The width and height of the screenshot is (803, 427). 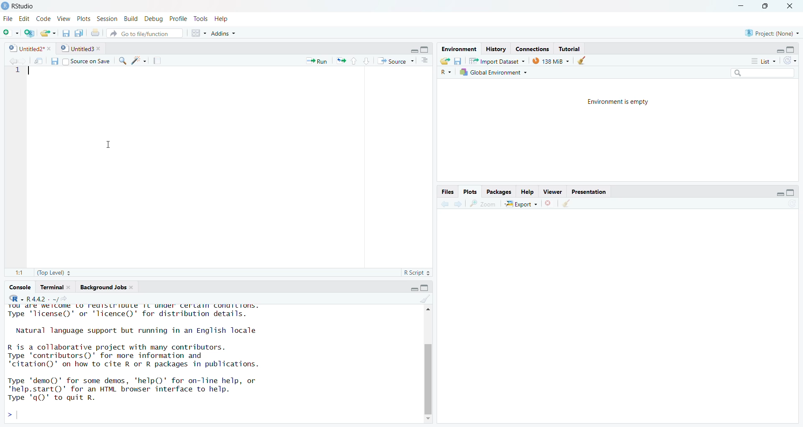 What do you see at coordinates (29, 31) in the screenshot?
I see `Change Project` at bounding box center [29, 31].